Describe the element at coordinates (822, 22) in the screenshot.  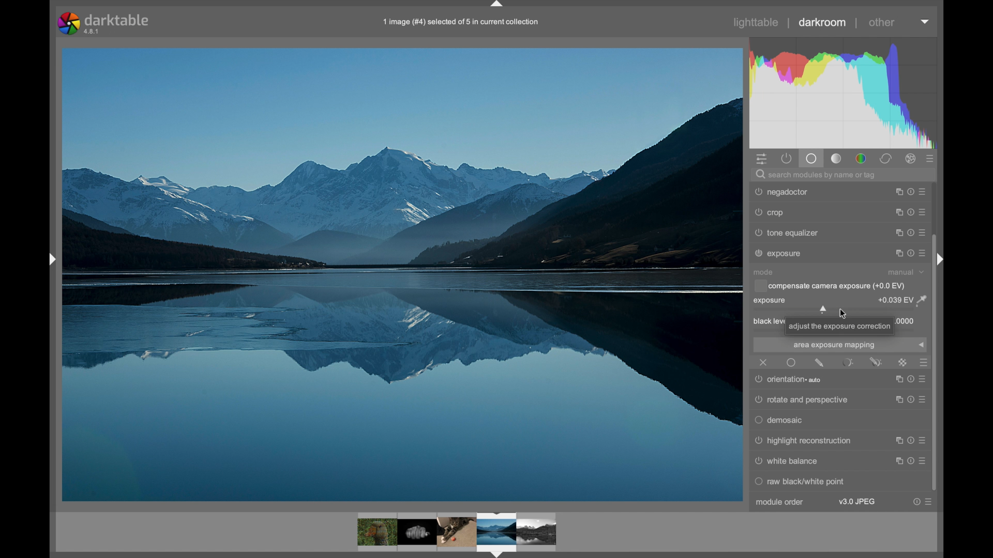
I see `darkroom` at that location.